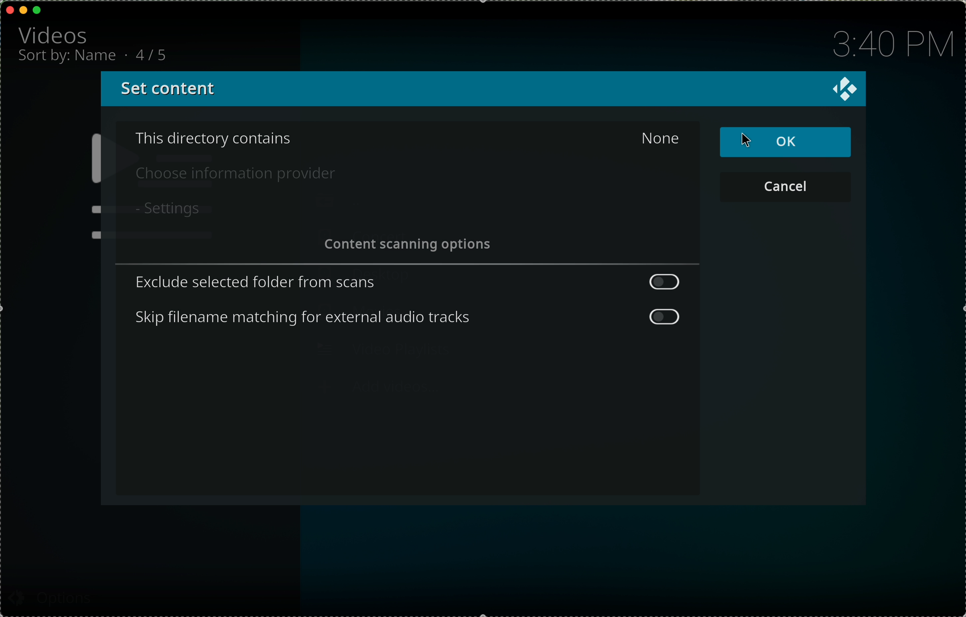 This screenshot has width=966, height=617. Describe the element at coordinates (214, 139) in the screenshot. I see `this directory contains` at that location.